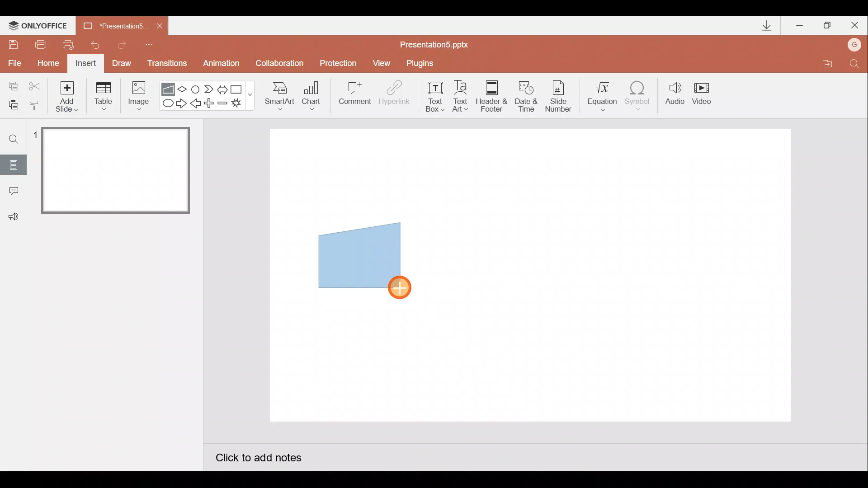 This screenshot has width=868, height=488. I want to click on Transitions, so click(165, 64).